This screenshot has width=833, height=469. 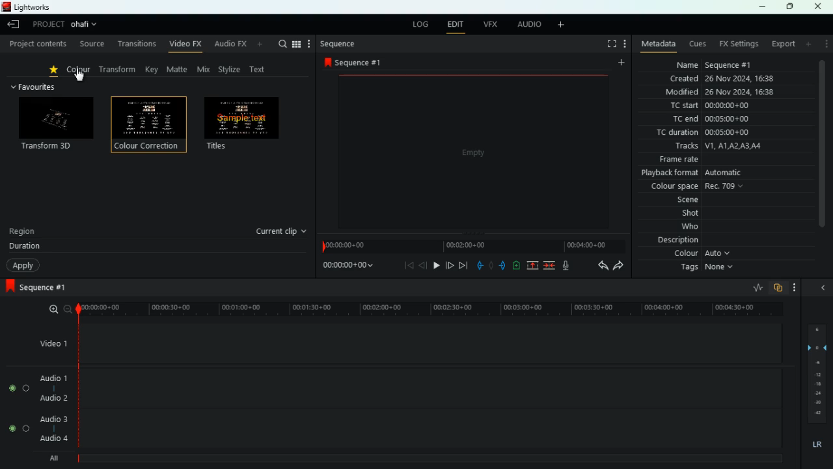 I want to click on time, so click(x=472, y=244).